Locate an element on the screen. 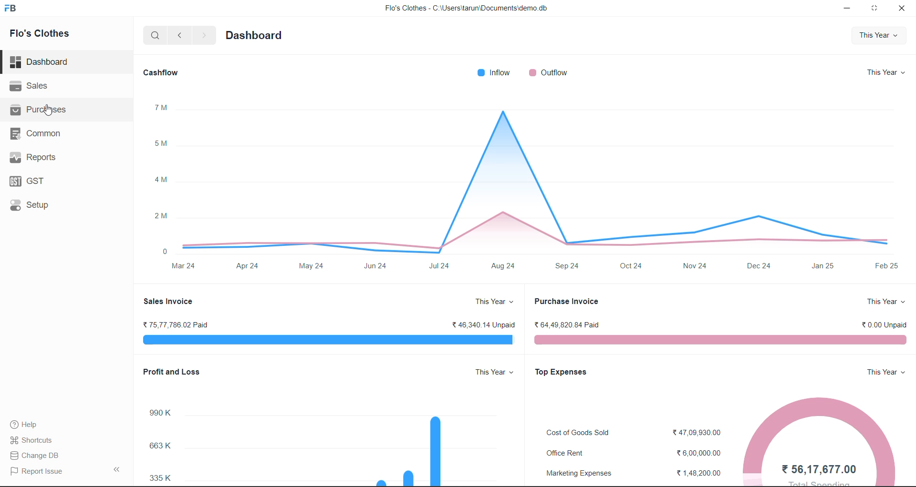 This screenshot has width=916, height=487. chart is located at coordinates (540, 176).